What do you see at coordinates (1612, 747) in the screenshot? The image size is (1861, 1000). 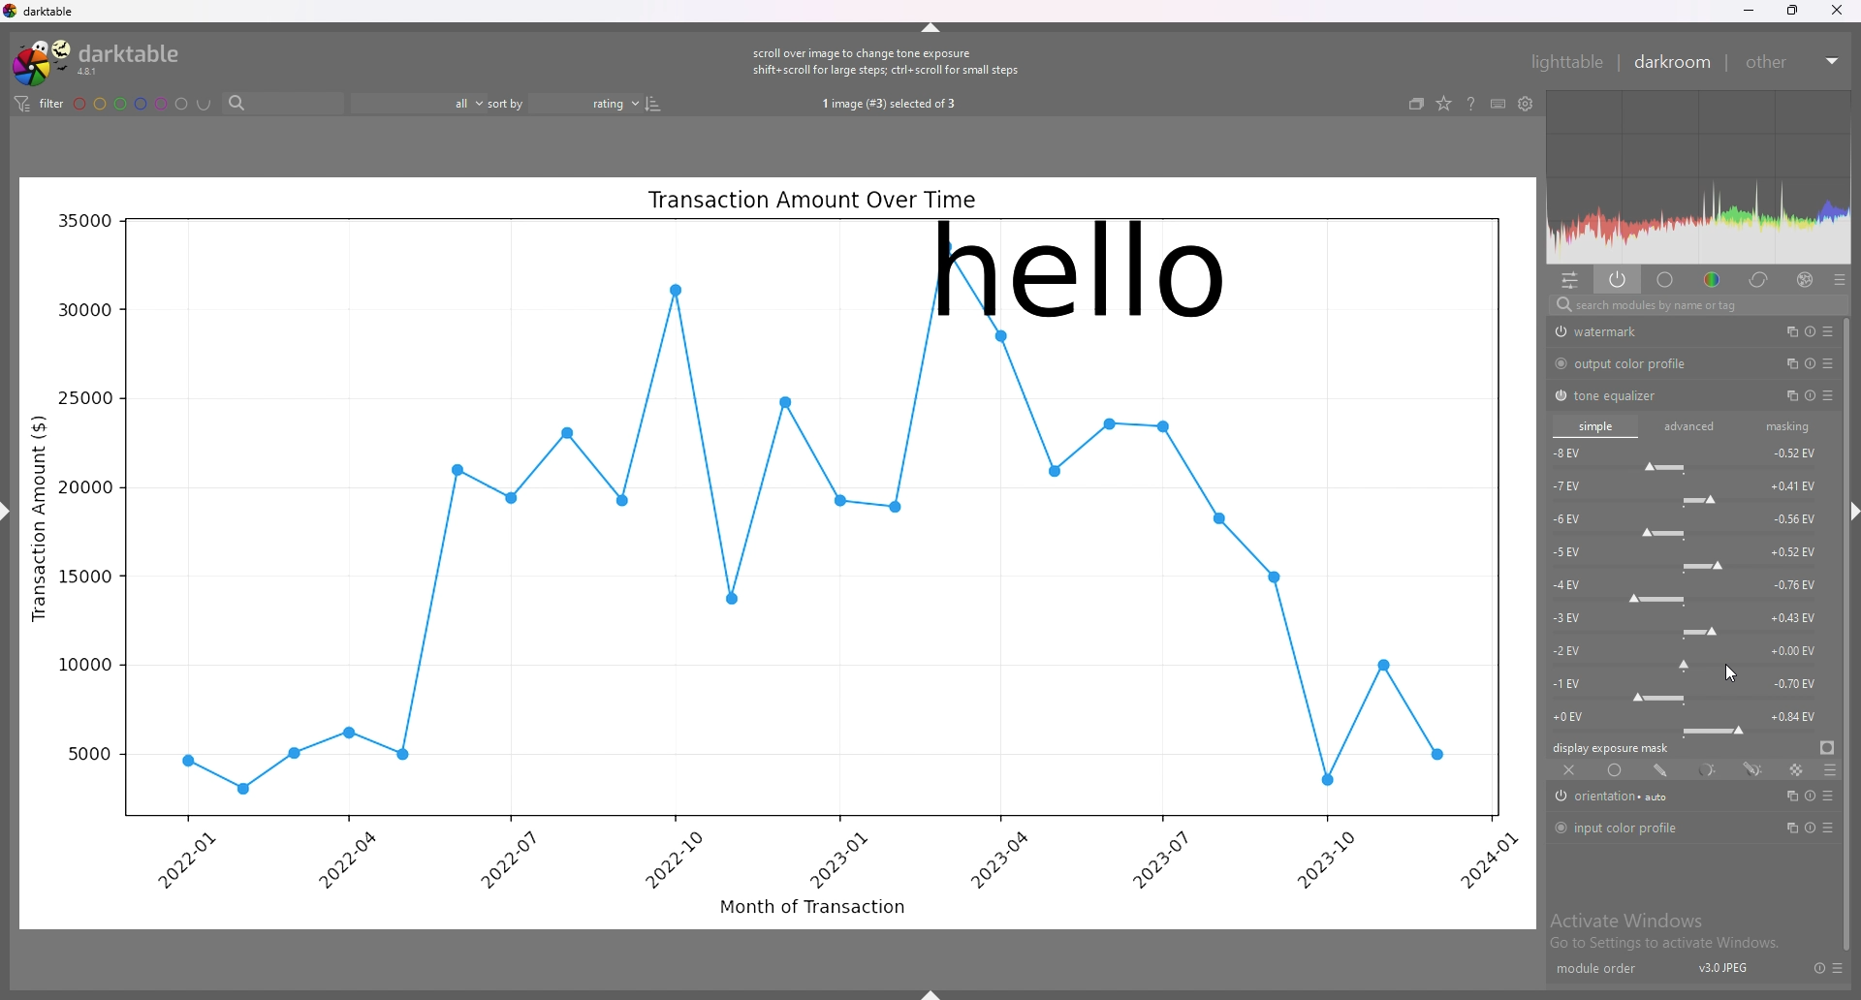 I see `display exposure mask` at bounding box center [1612, 747].